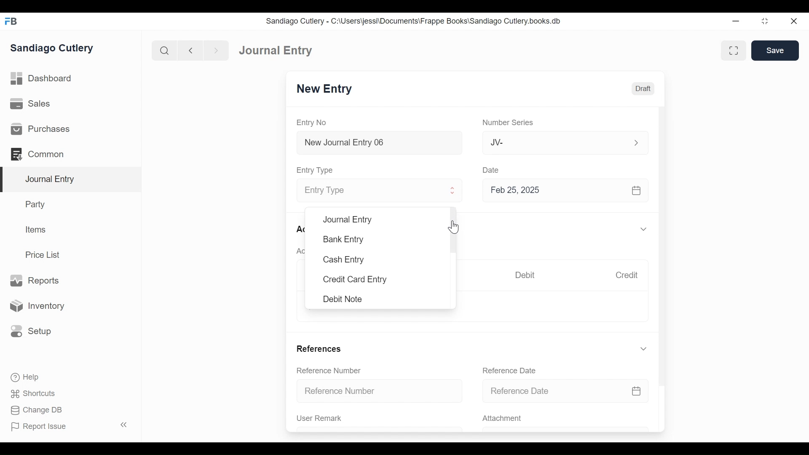  What do you see at coordinates (319, 418) in the screenshot?
I see `User Remark` at bounding box center [319, 418].